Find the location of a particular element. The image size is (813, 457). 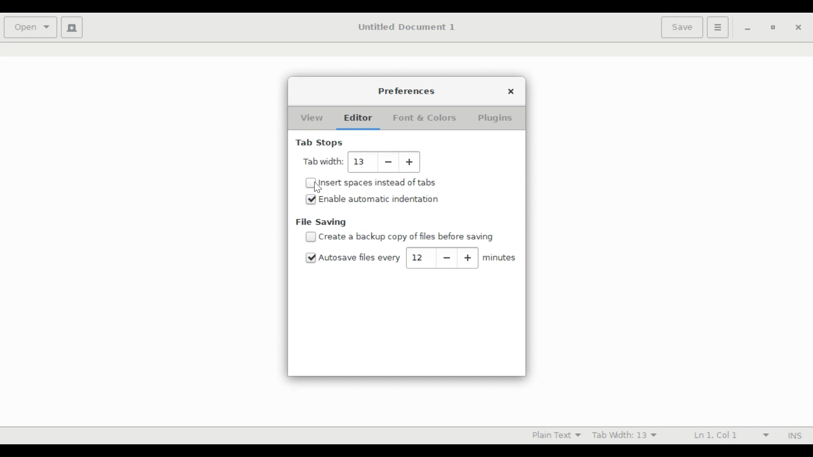

minutes is located at coordinates (500, 258).